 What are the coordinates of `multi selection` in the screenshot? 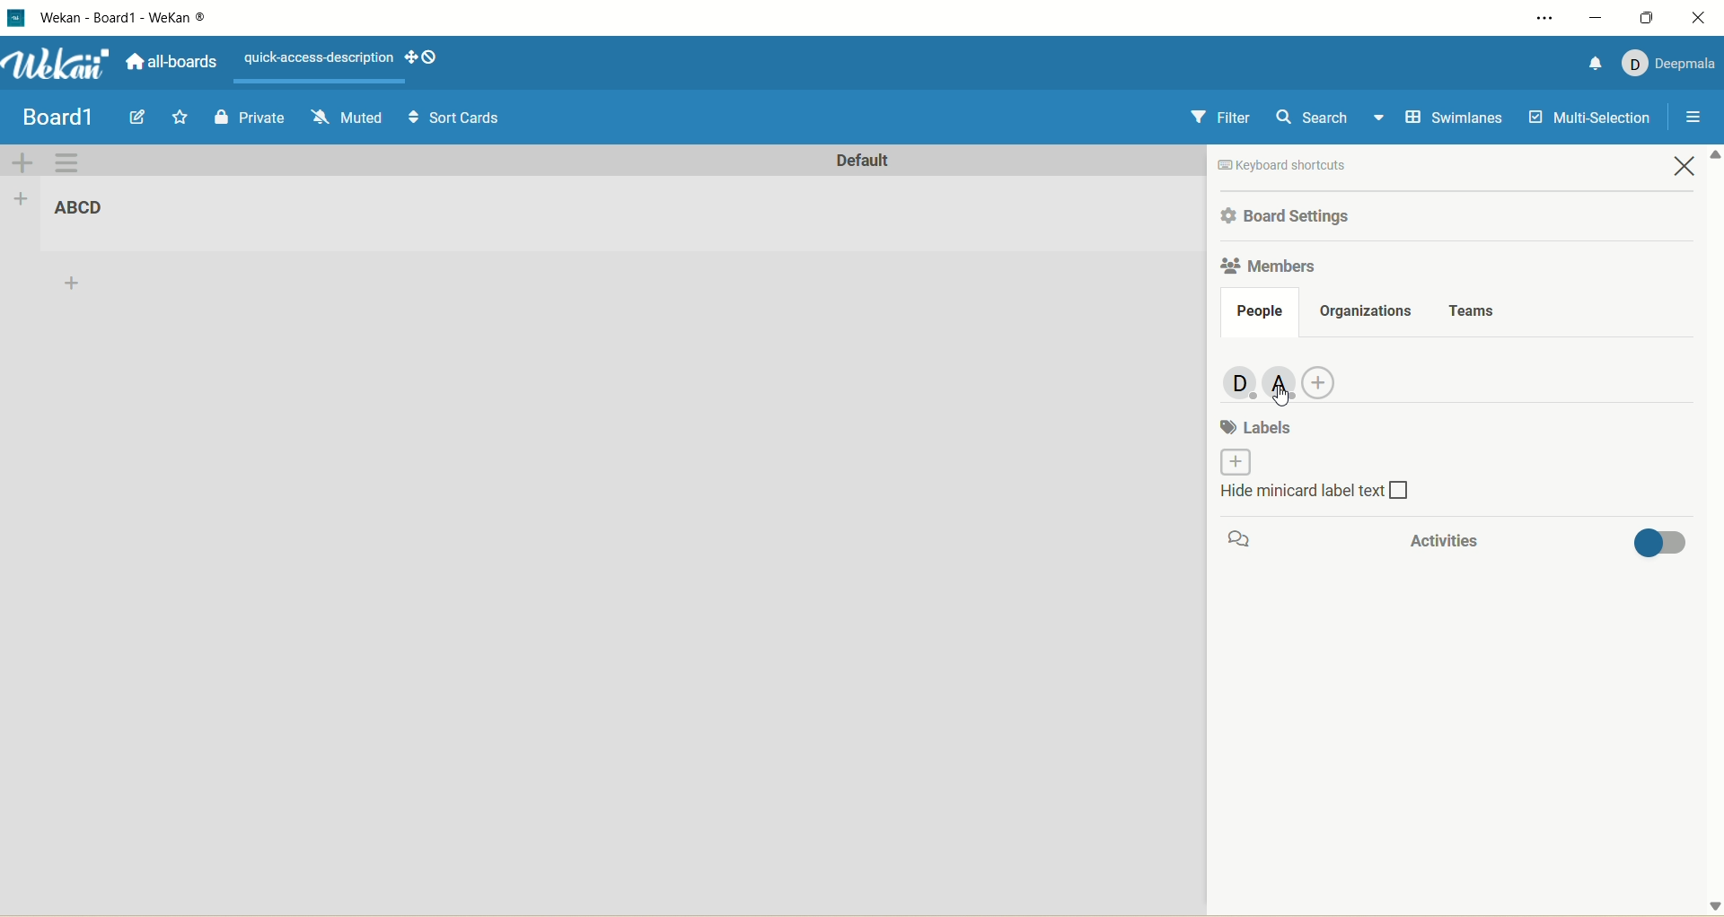 It's located at (1593, 116).